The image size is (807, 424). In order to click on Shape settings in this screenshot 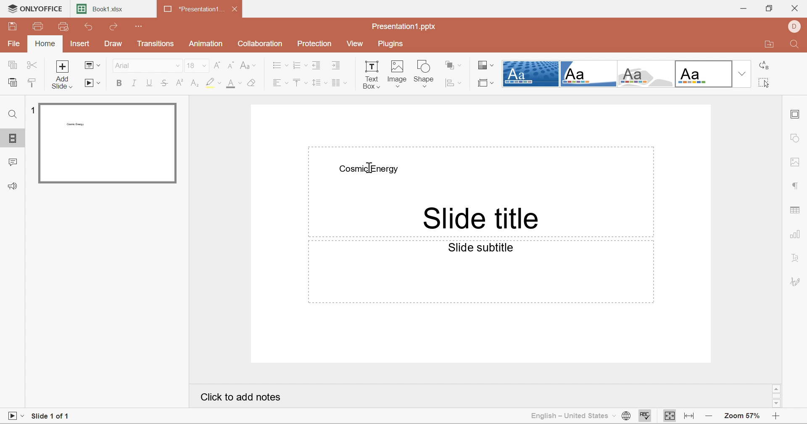, I will do `click(798, 139)`.